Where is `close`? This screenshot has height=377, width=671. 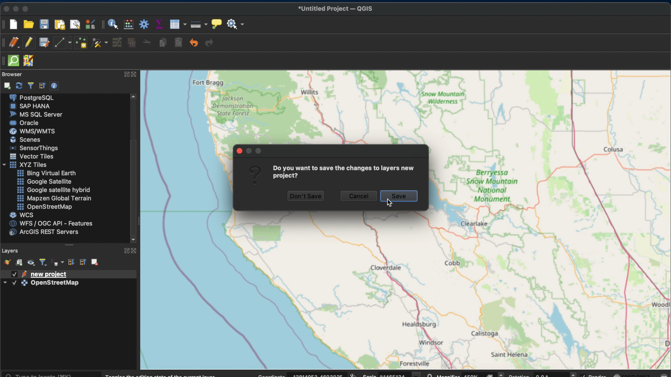
close is located at coordinates (5, 8).